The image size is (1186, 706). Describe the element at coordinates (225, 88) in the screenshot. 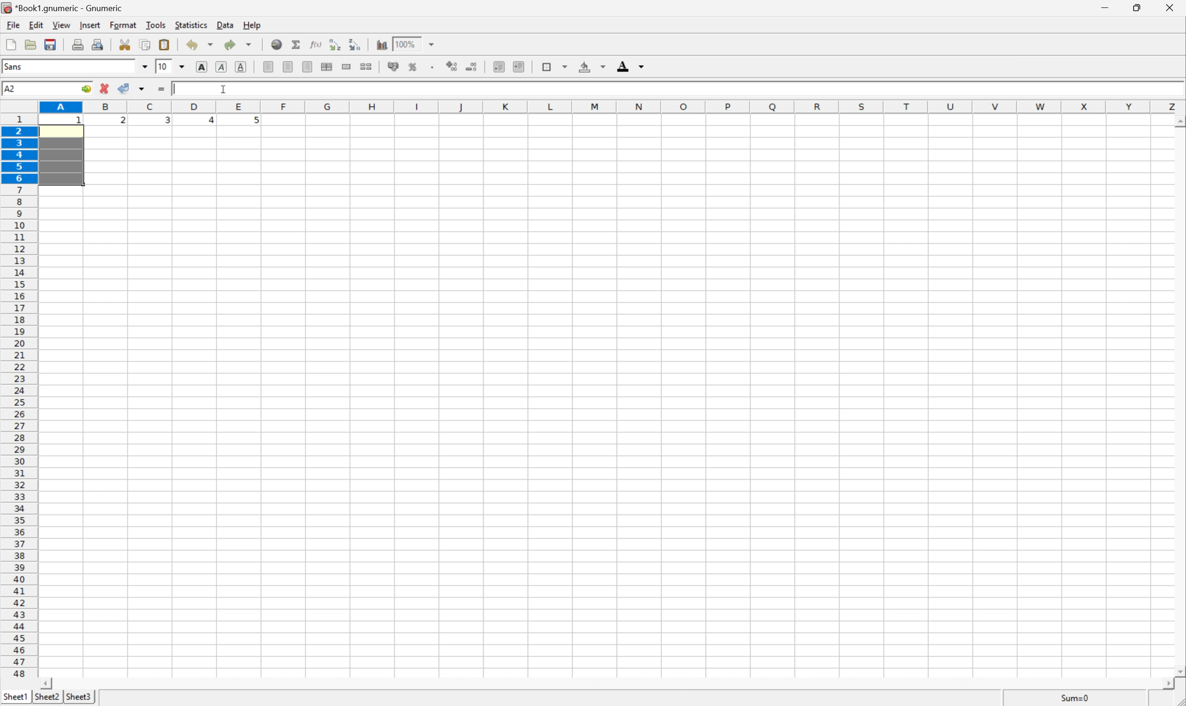

I see `cursor` at that location.